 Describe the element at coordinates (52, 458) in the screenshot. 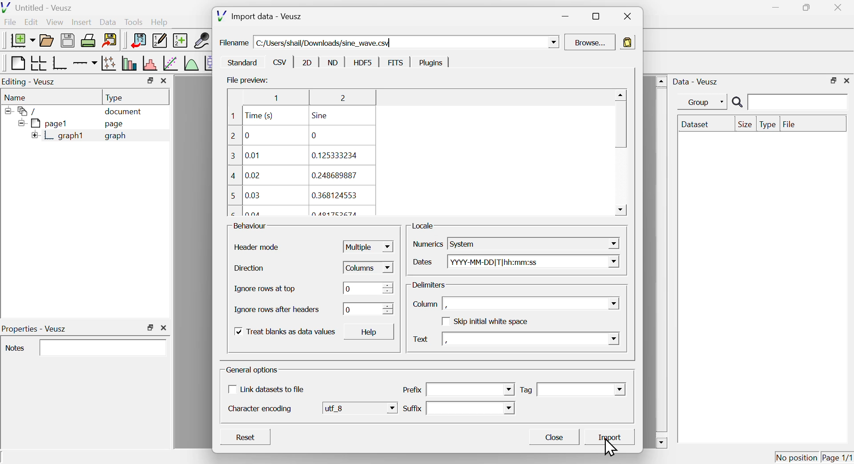

I see `import data into veusz` at that location.